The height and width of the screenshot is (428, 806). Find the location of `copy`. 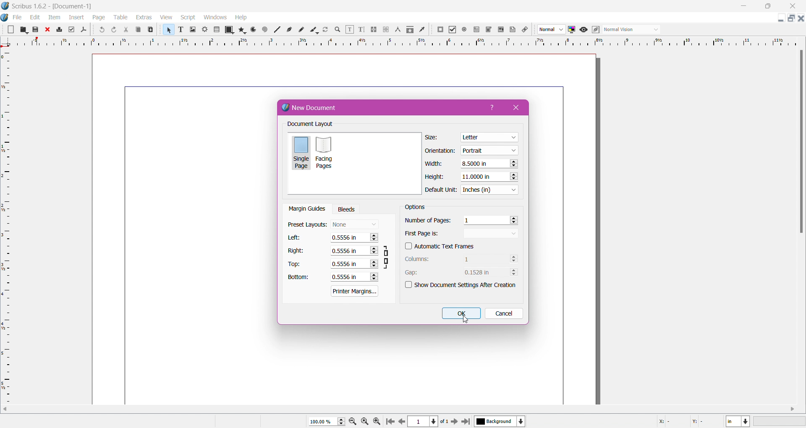

copy is located at coordinates (139, 30).